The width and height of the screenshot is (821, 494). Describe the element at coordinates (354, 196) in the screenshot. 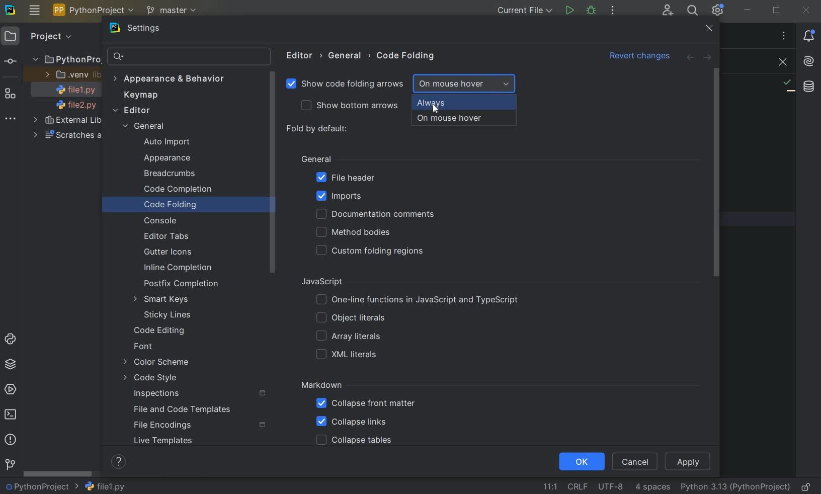

I see `IMPORTS` at that location.